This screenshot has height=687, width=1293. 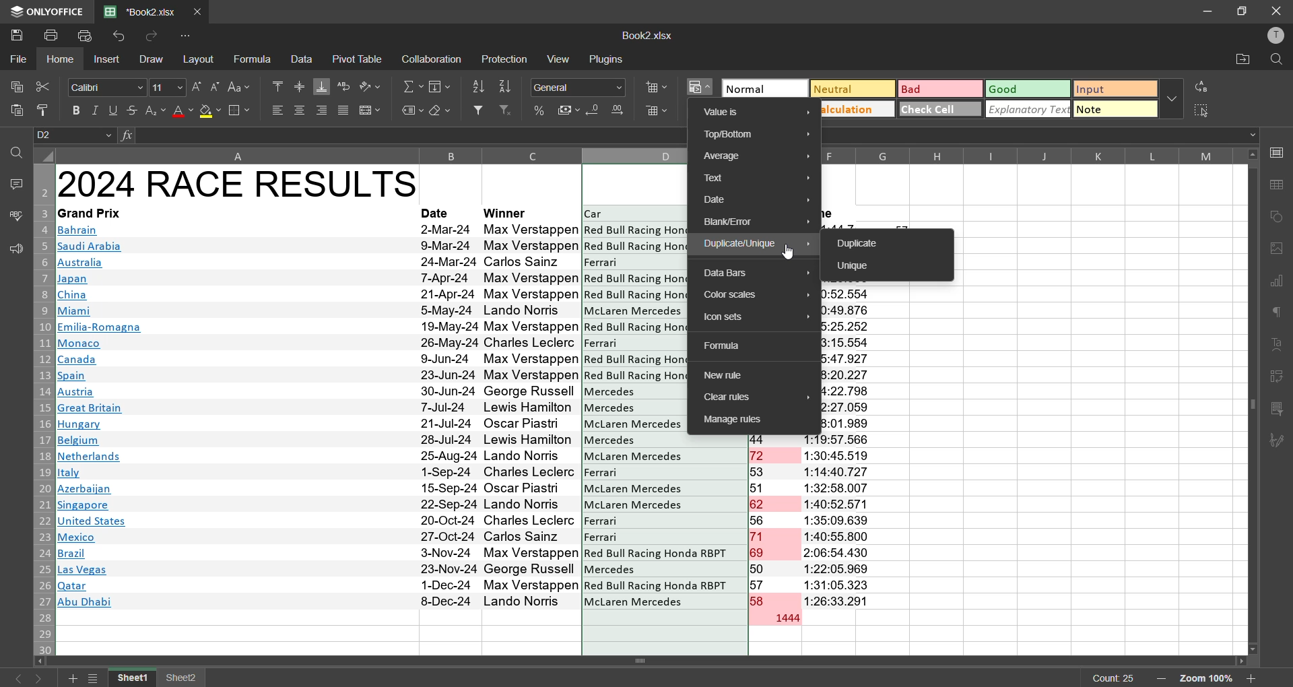 I want to click on decrement size, so click(x=214, y=86).